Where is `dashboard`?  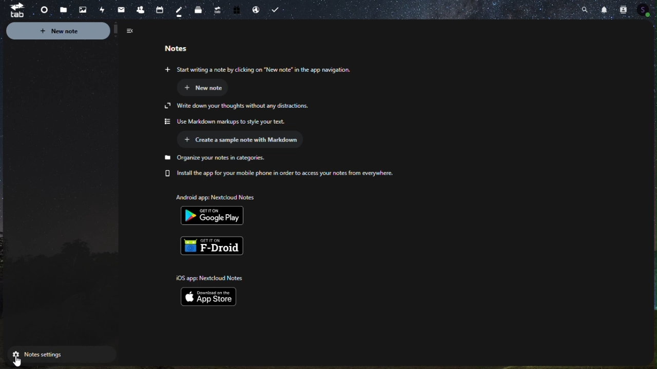
dashboard is located at coordinates (42, 10).